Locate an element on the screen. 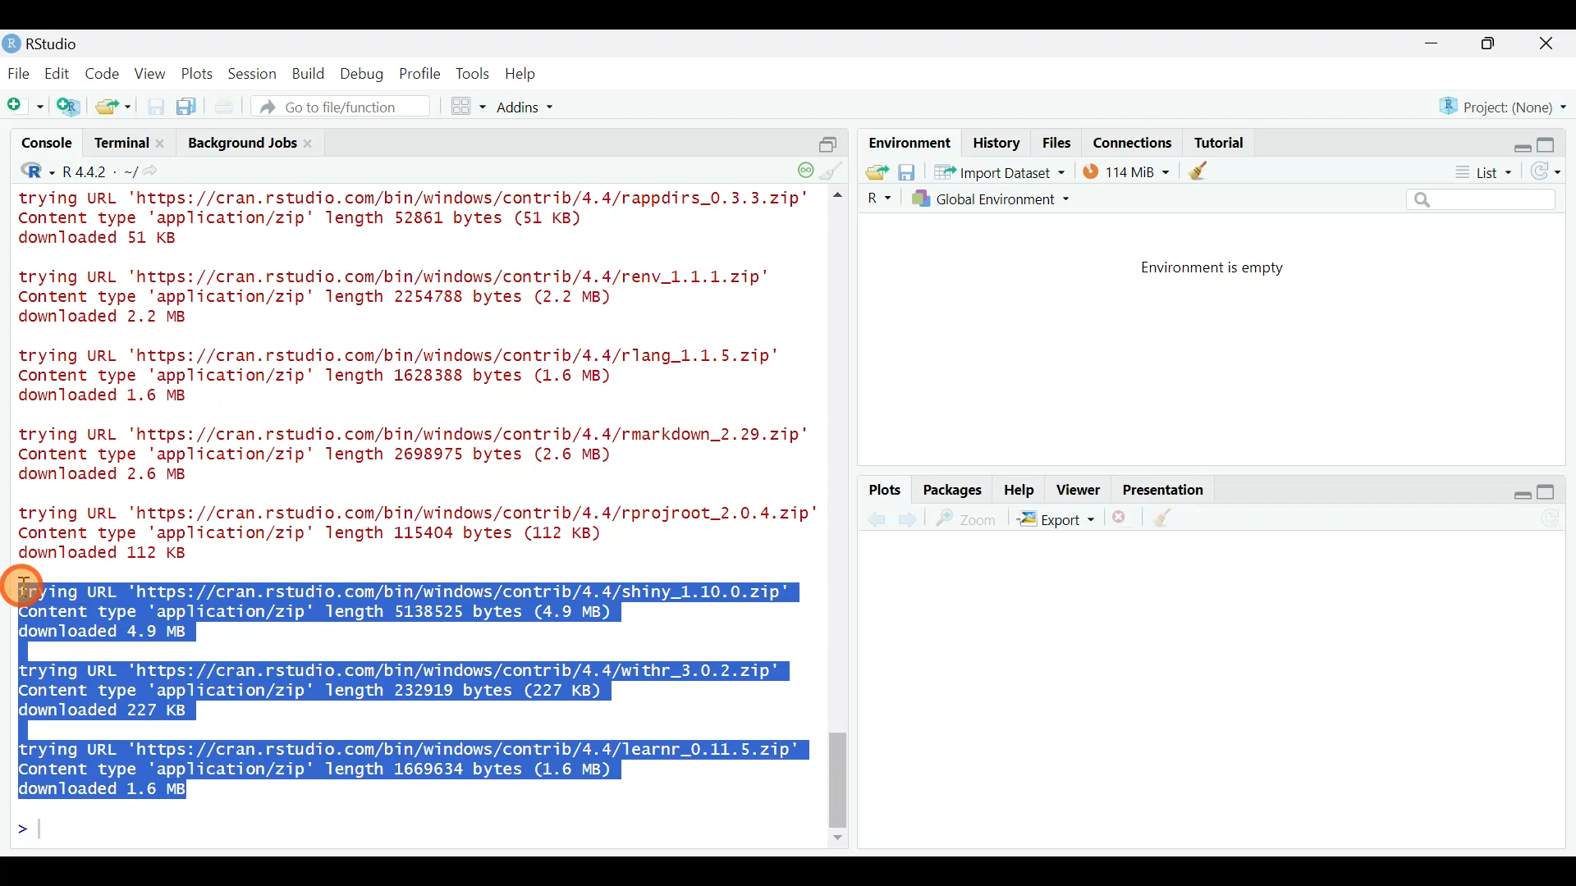 The width and height of the screenshot is (1576, 886). Addins is located at coordinates (527, 109).